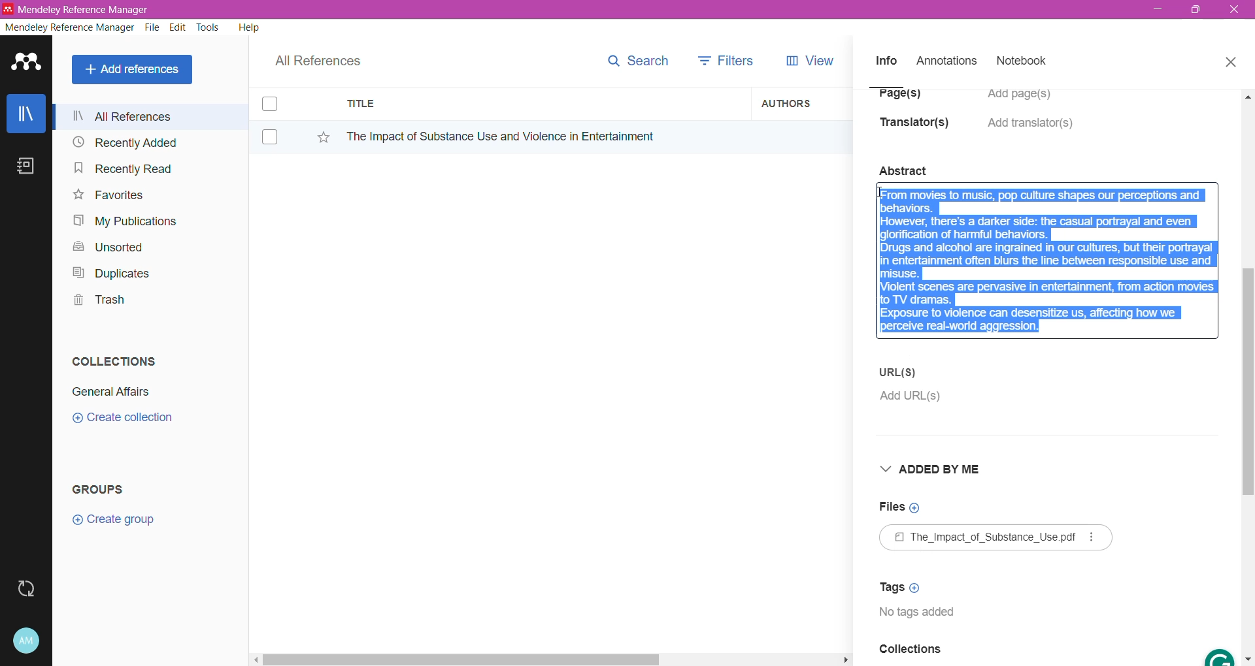  What do you see at coordinates (29, 167) in the screenshot?
I see `Notes` at bounding box center [29, 167].